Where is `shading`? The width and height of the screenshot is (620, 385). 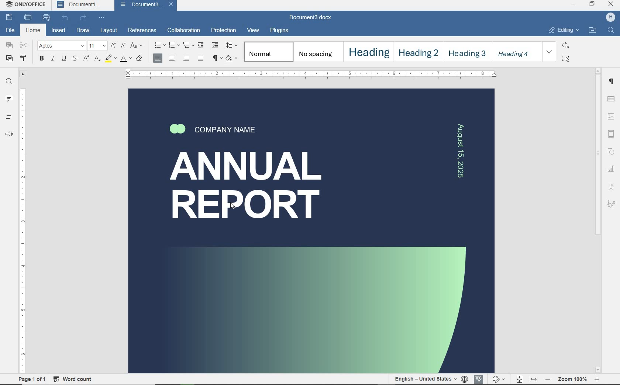
shading is located at coordinates (231, 58).